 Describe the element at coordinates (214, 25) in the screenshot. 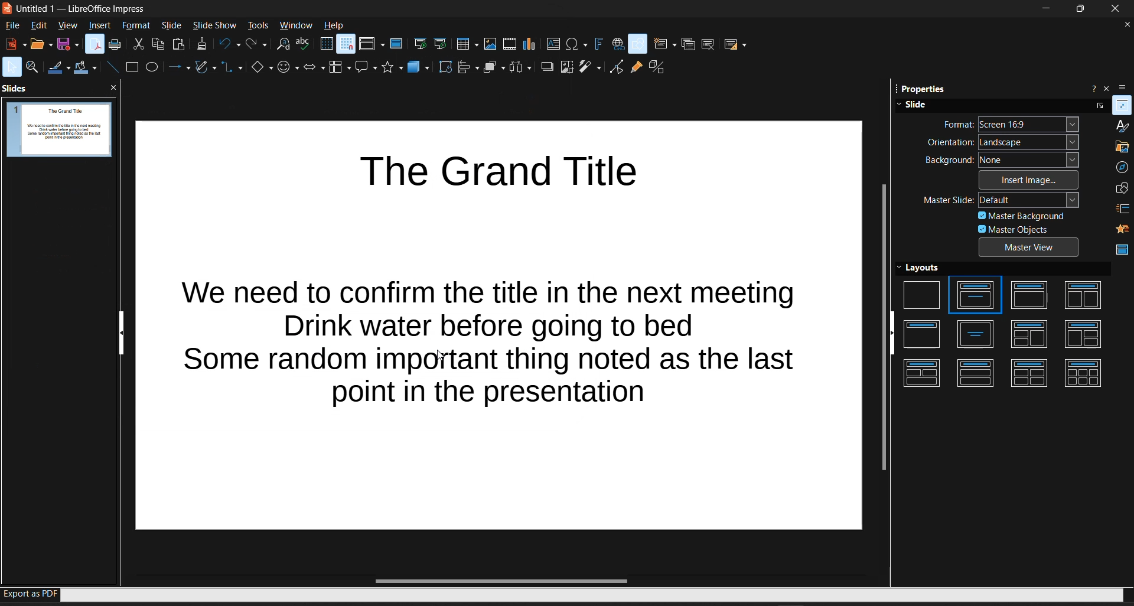

I see `slideshow` at that location.